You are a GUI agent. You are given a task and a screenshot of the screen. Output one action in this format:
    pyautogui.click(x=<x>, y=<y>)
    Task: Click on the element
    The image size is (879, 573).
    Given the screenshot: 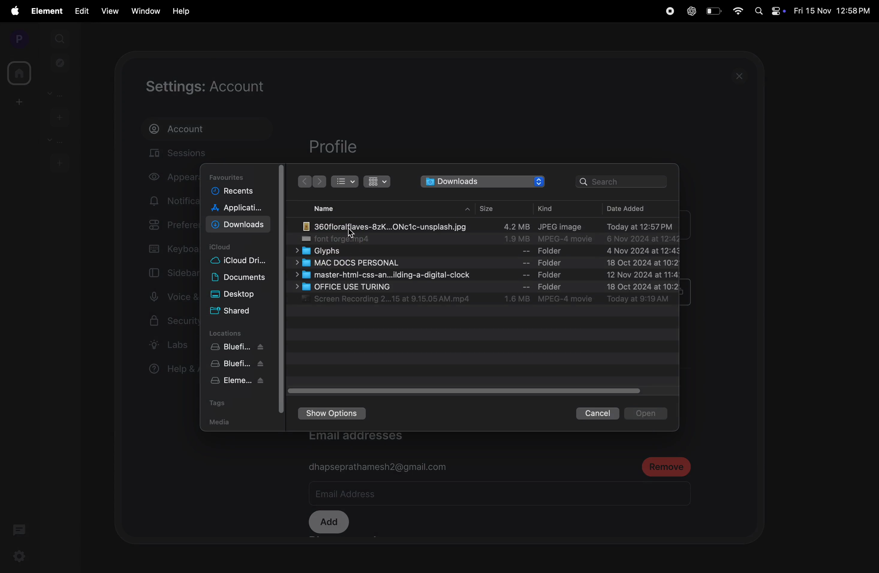 What is the action you would take?
    pyautogui.click(x=48, y=11)
    